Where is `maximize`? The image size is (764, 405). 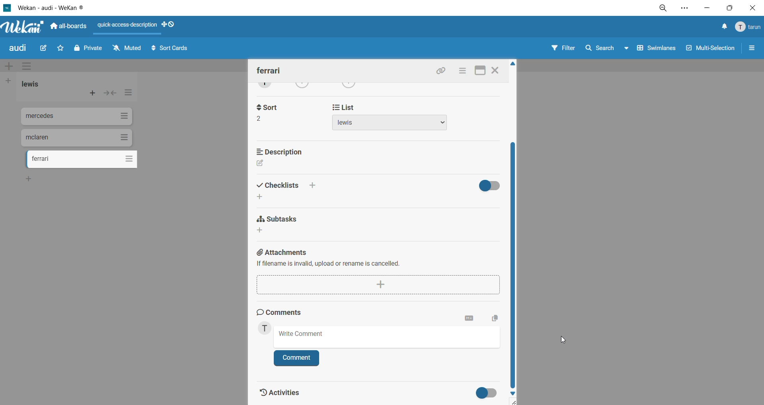
maximize is located at coordinates (728, 9).